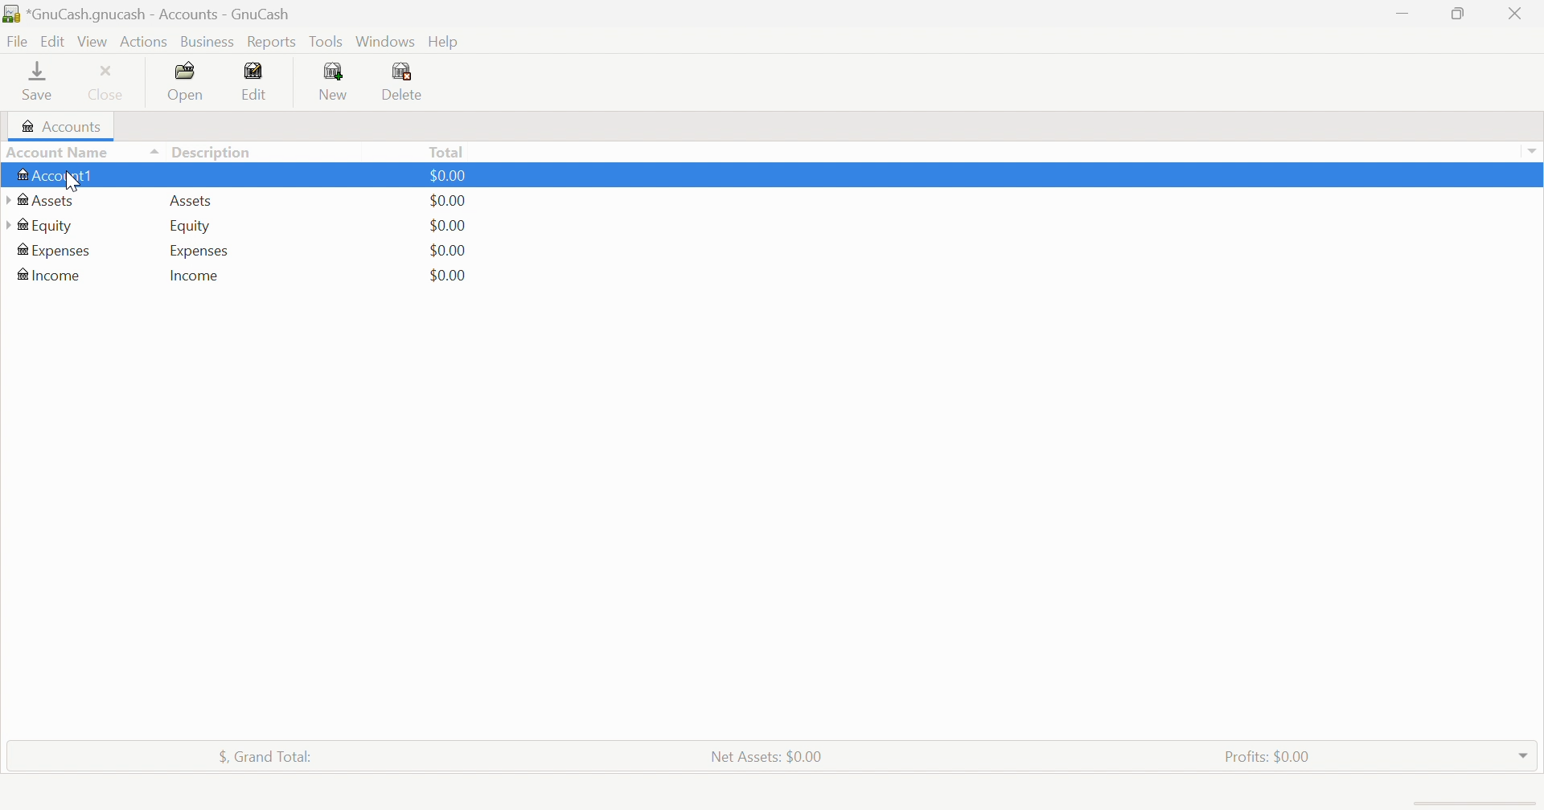  I want to click on cursor, so click(72, 182).